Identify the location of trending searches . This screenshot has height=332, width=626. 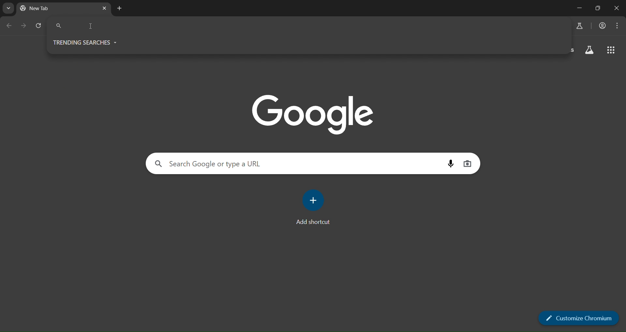
(92, 43).